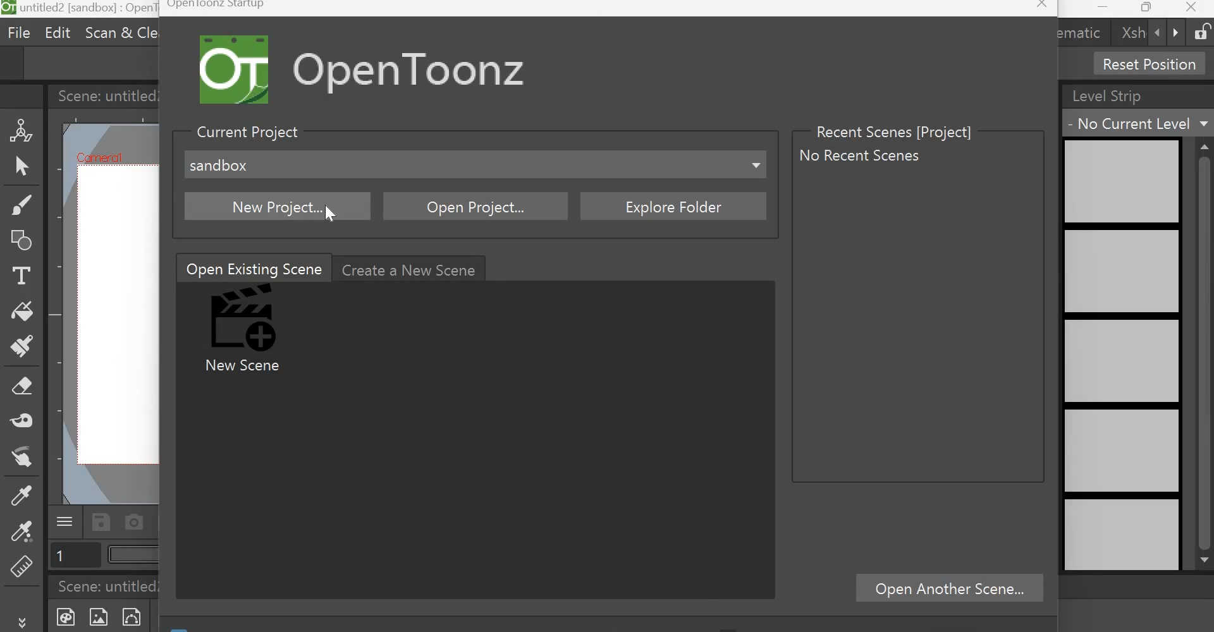  What do you see at coordinates (21, 167) in the screenshot?
I see `Selection Tool` at bounding box center [21, 167].